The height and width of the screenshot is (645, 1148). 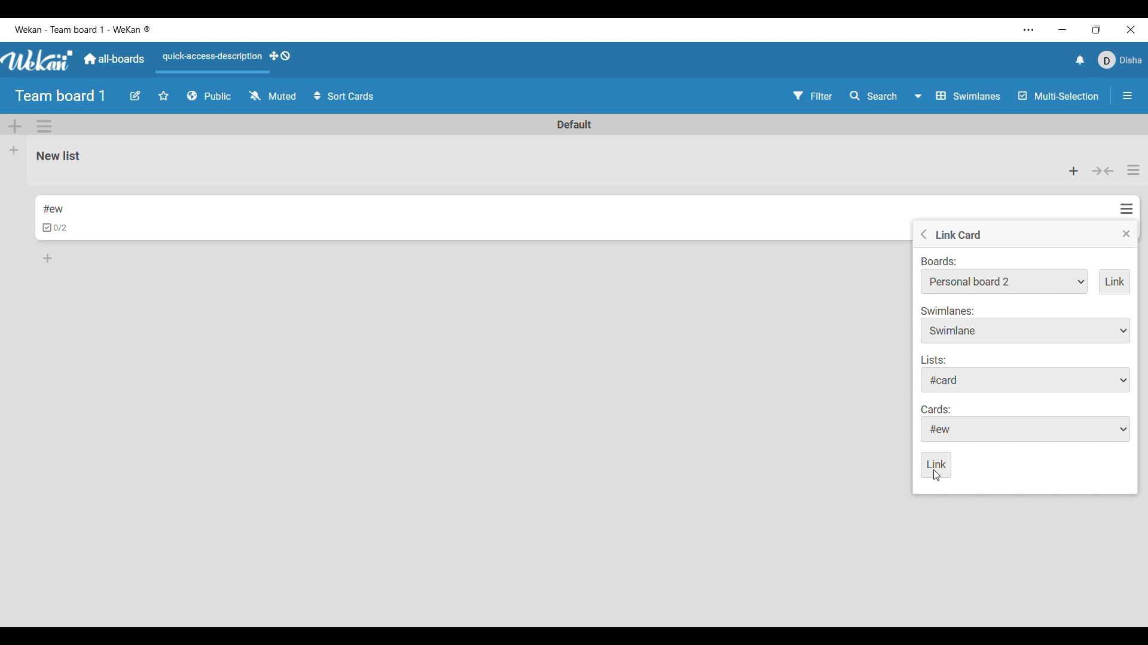 I want to click on Close/Open sidebar, so click(x=1128, y=96).